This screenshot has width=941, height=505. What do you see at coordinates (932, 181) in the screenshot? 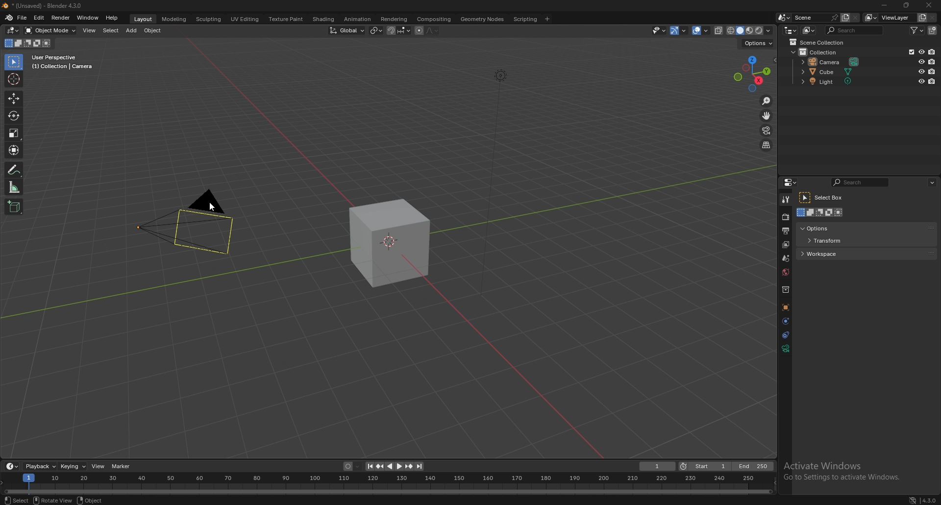
I see `options` at bounding box center [932, 181].